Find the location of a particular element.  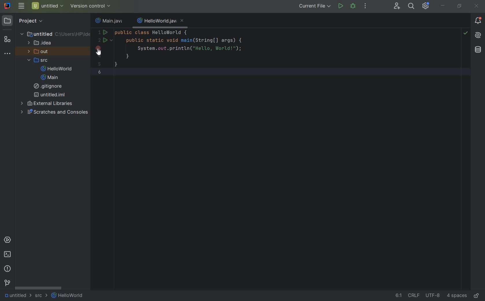

cursor is located at coordinates (101, 53).